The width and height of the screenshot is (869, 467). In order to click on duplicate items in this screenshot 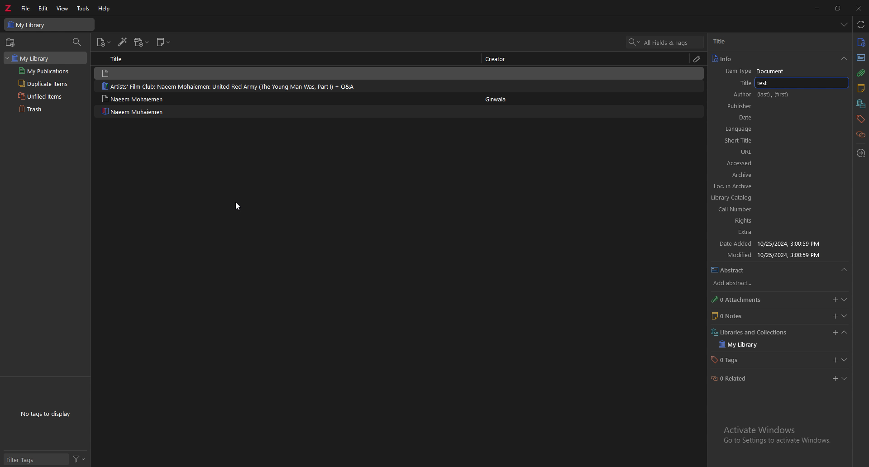, I will do `click(42, 84)`.